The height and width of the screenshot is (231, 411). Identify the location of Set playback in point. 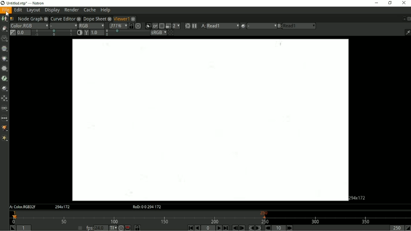
(12, 228).